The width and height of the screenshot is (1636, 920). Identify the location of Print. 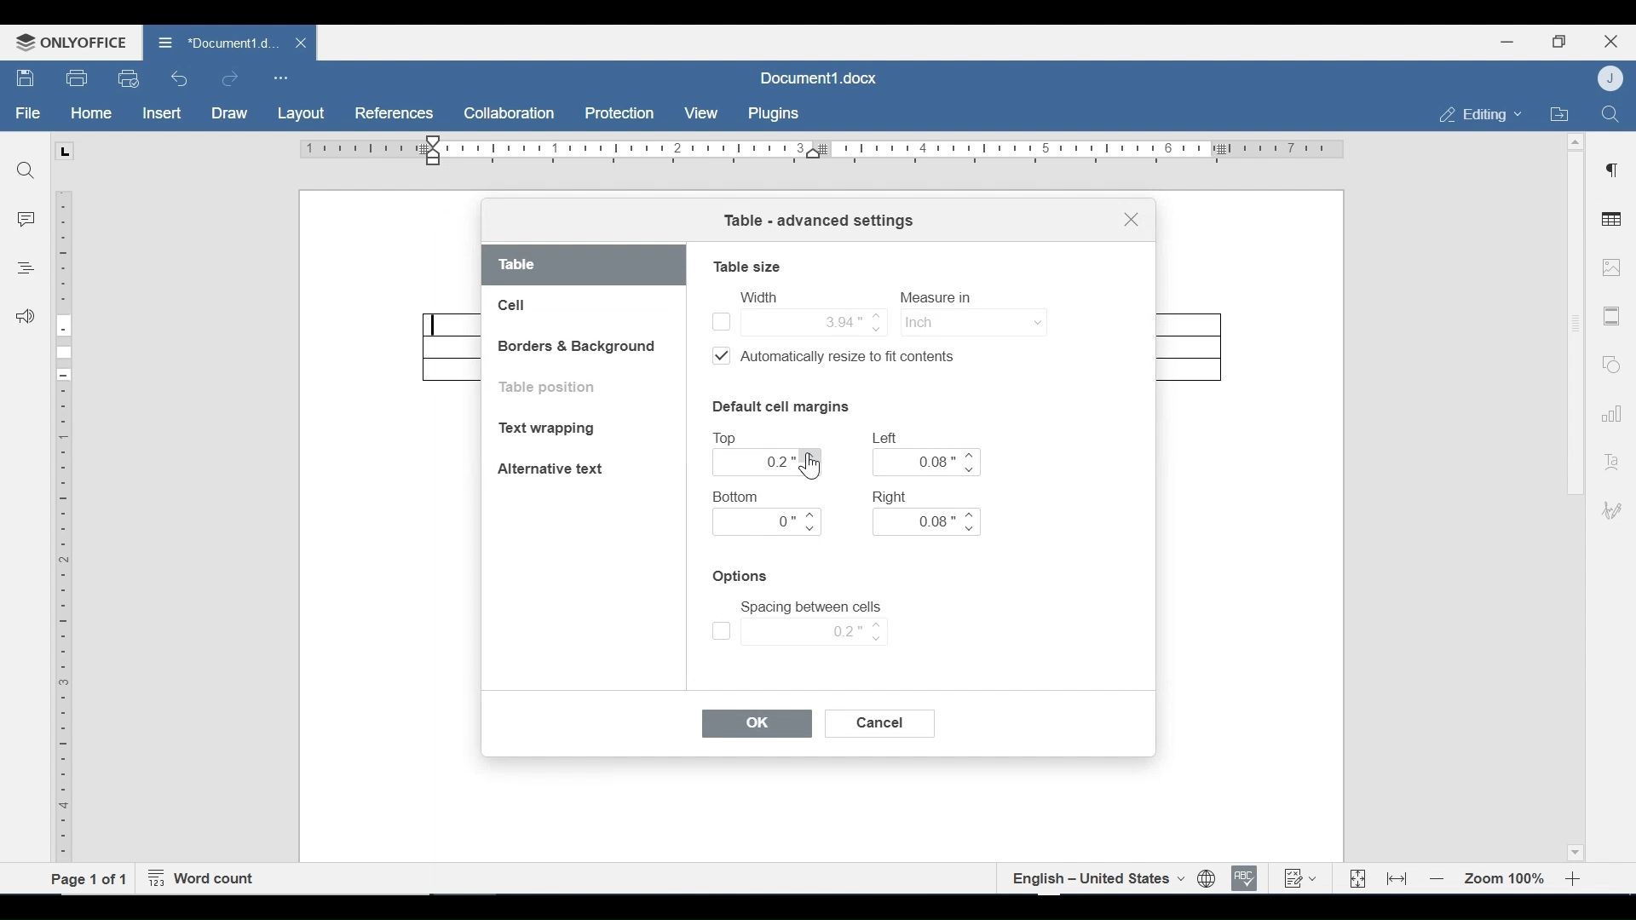
(78, 78).